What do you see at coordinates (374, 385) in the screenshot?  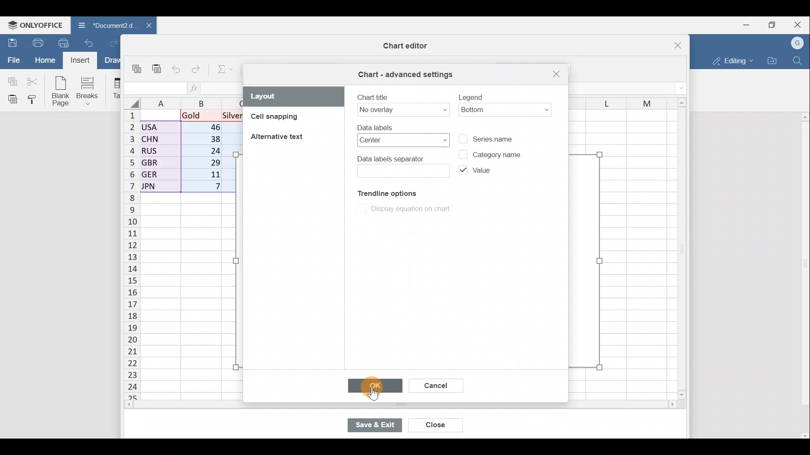 I see `Cursor on OK` at bounding box center [374, 385].